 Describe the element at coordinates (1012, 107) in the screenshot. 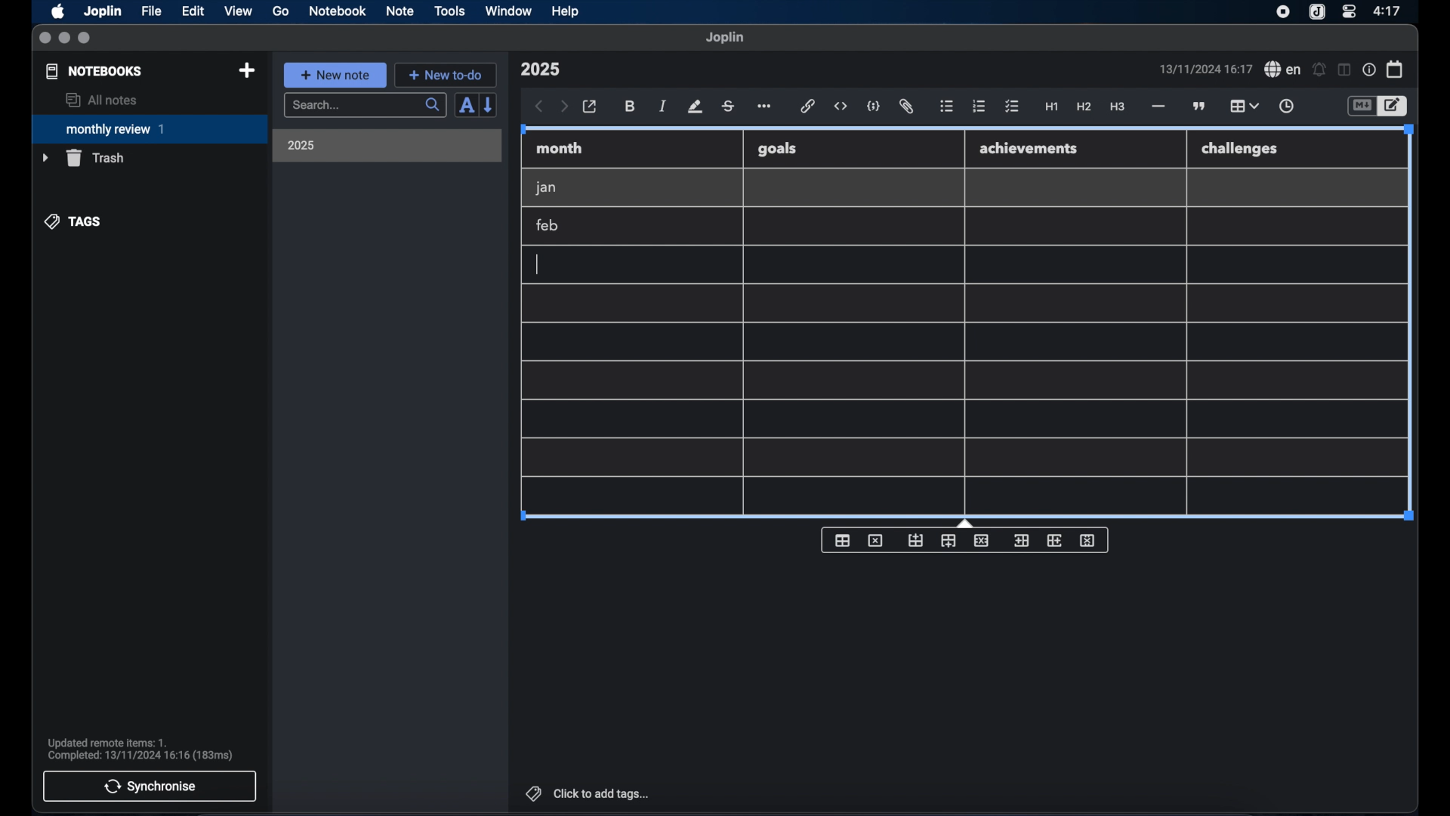

I see `check  list` at that location.